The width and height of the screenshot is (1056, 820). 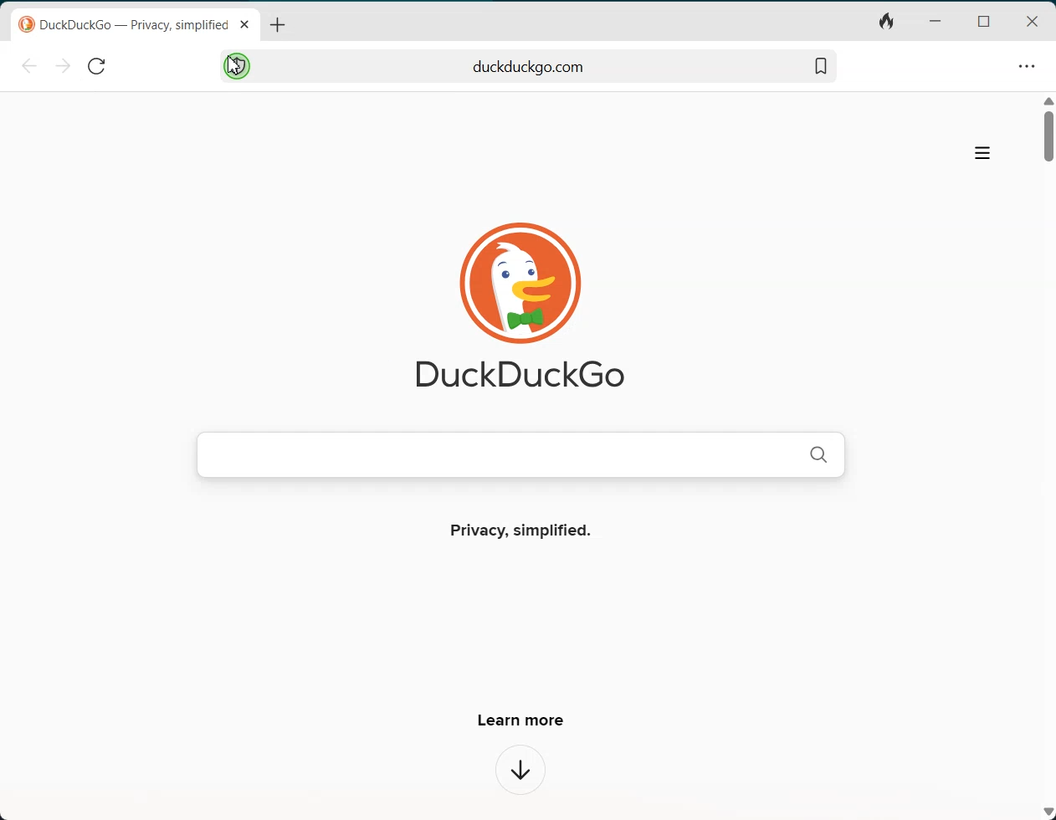 I want to click on Forward, so click(x=61, y=66).